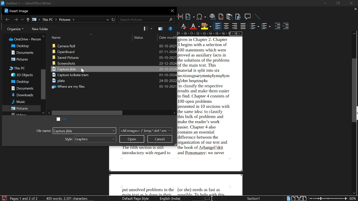 The width and height of the screenshot is (358, 201). What do you see at coordinates (23, 40) in the screenshot?
I see `folders` at bounding box center [23, 40].